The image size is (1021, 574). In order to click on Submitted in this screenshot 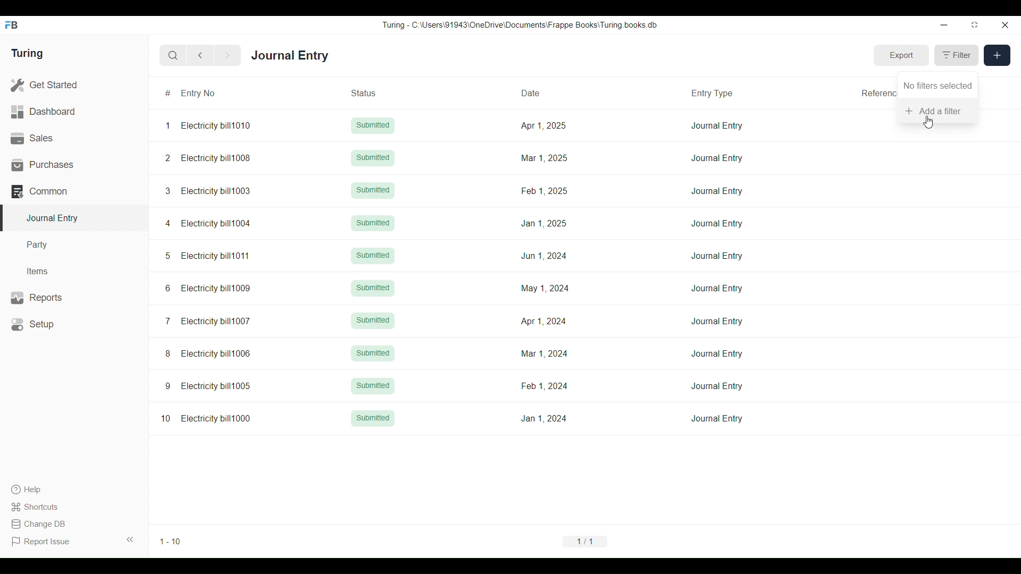, I will do `click(373, 158)`.